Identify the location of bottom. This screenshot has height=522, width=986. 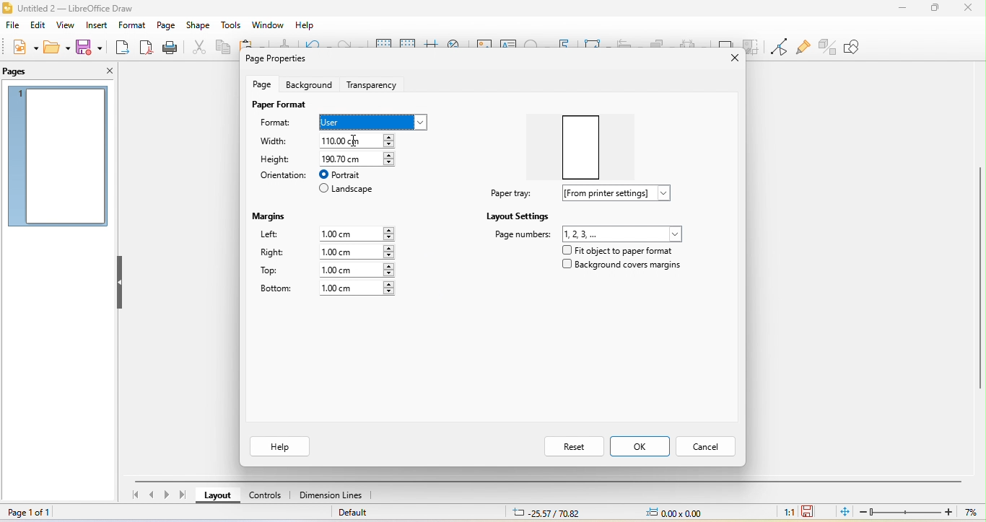
(276, 289).